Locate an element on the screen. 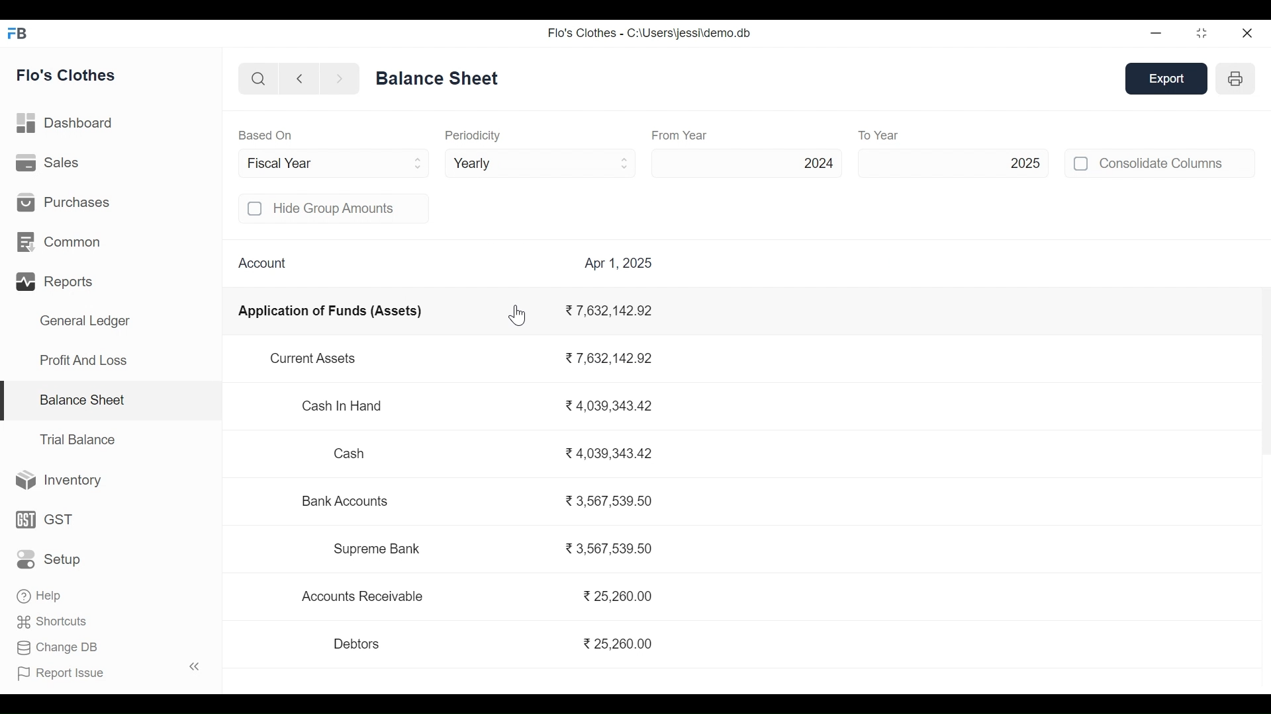 Image resolution: width=1271 pixels, height=714 pixels. inventory is located at coordinates (60, 481).